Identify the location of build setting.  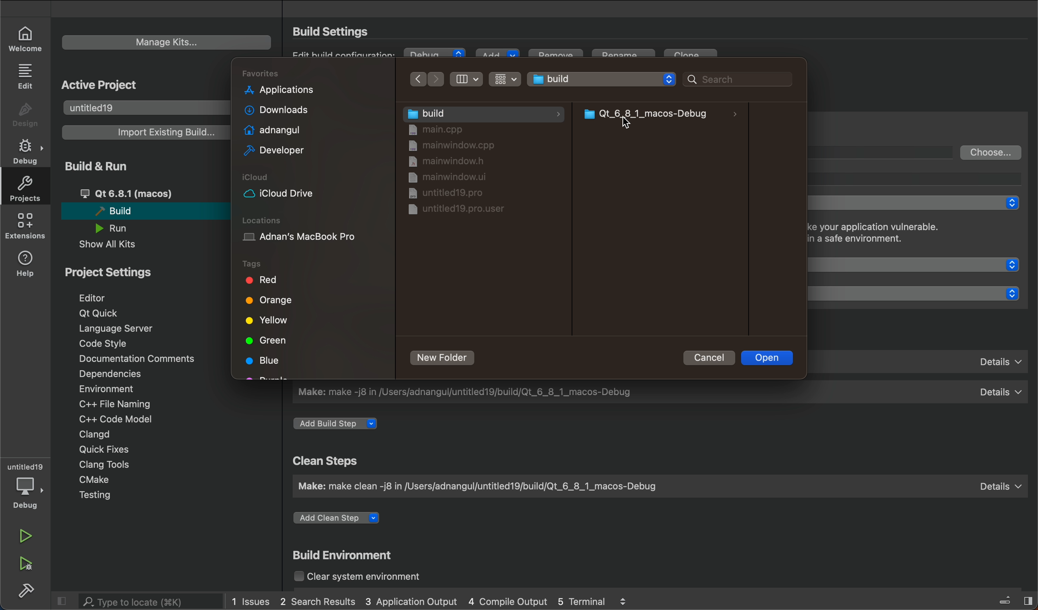
(334, 31).